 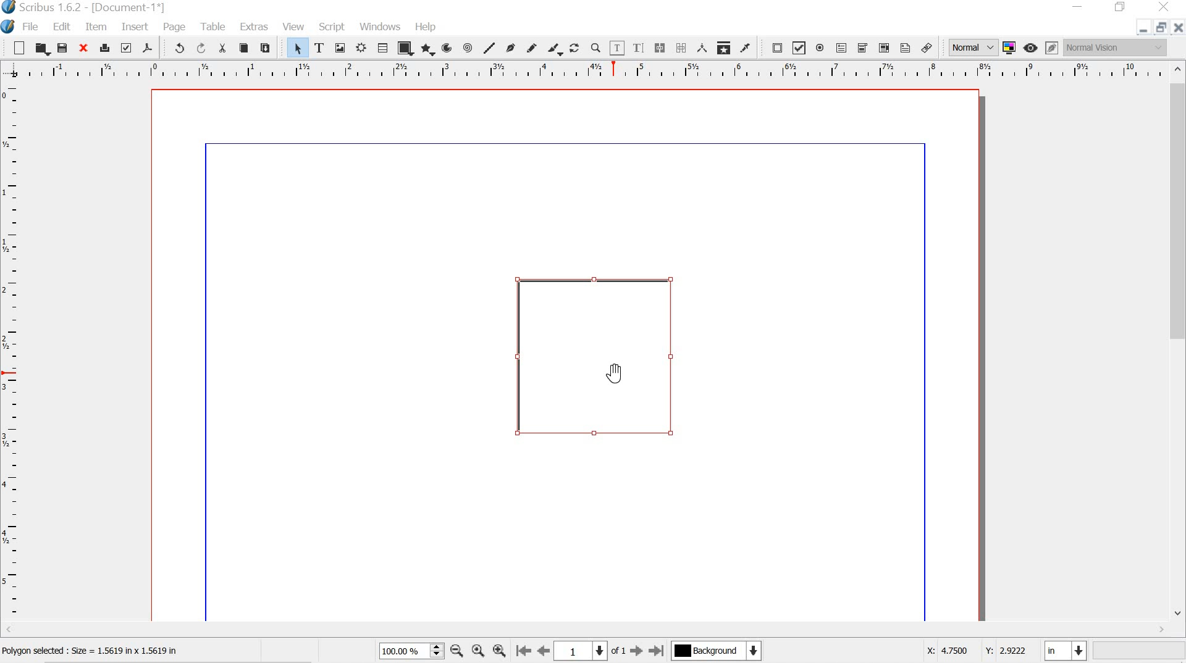 I want to click on pdf combo box, so click(x=863, y=48).